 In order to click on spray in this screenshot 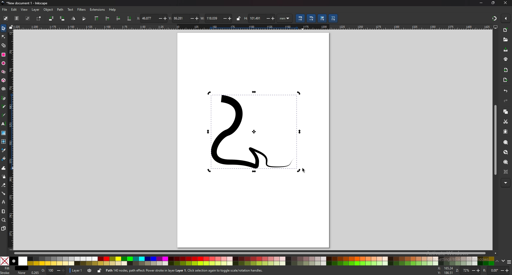, I will do `click(4, 176)`.